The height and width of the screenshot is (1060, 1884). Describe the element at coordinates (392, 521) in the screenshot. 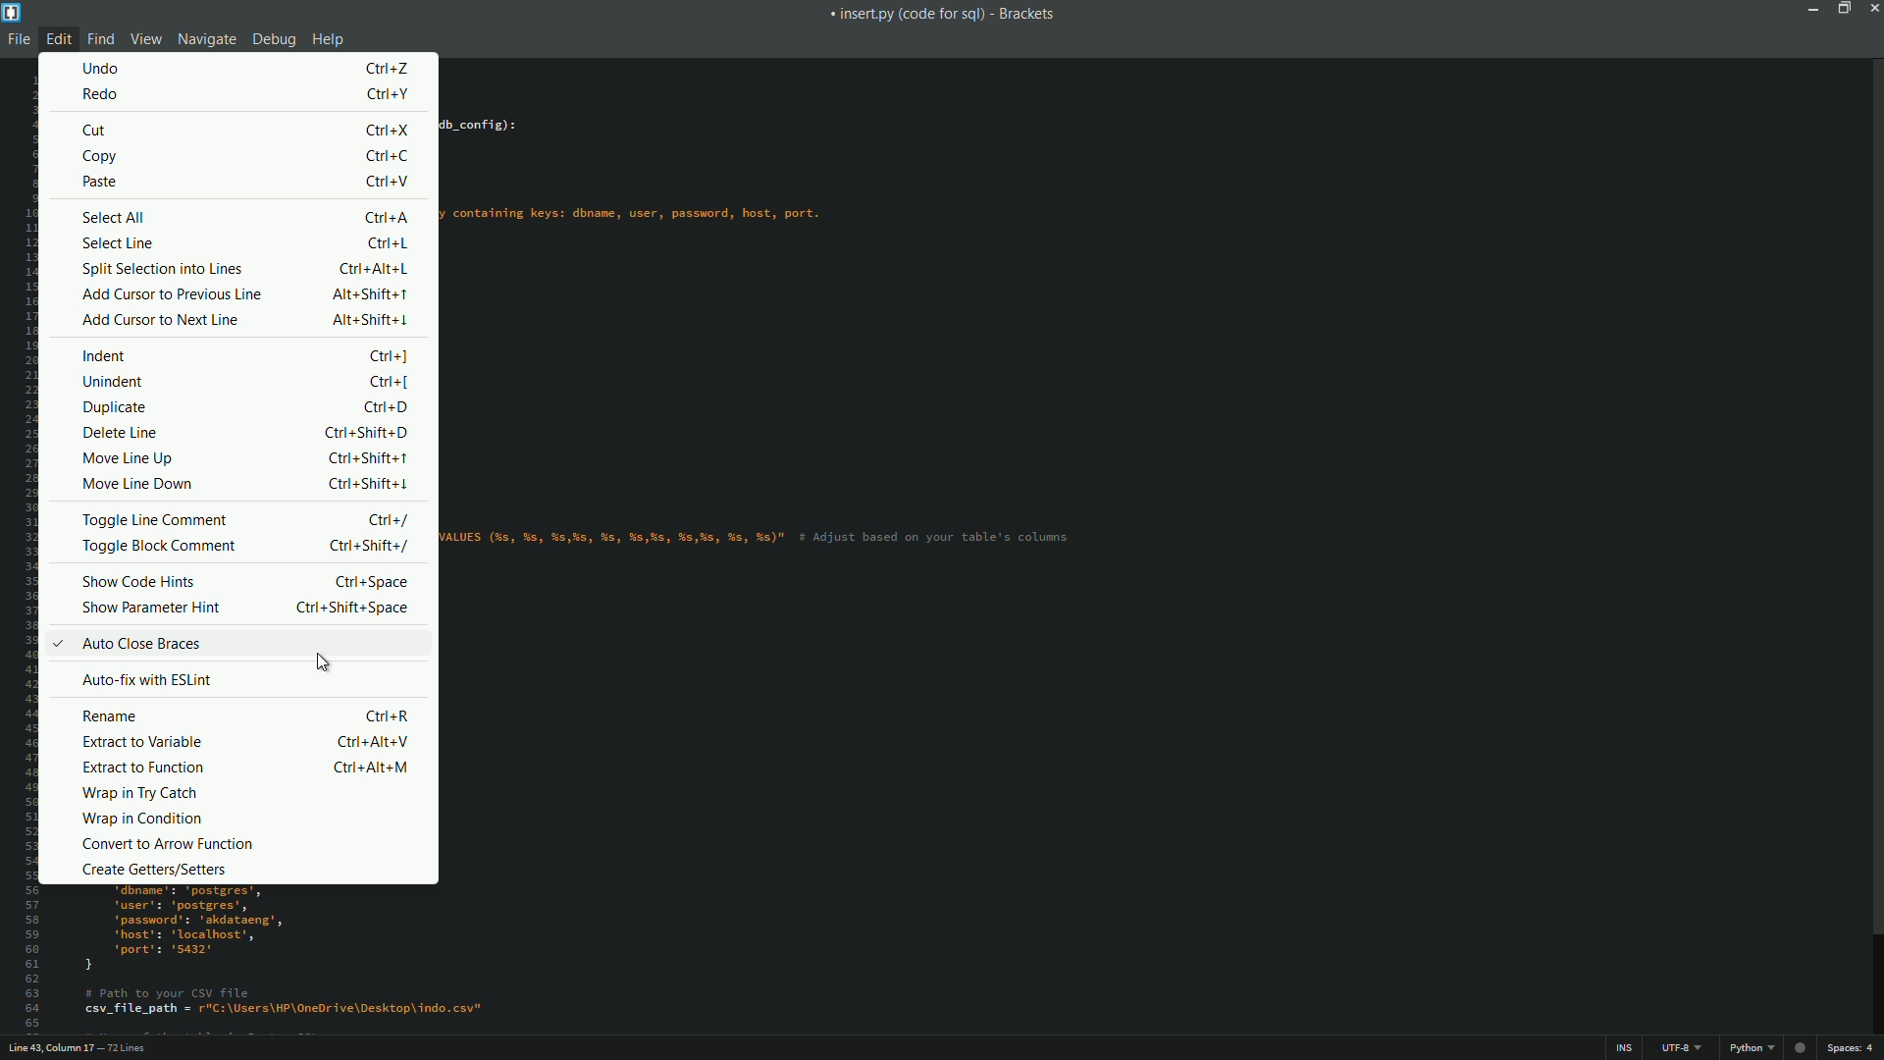

I see `keyboard shortcut` at that location.